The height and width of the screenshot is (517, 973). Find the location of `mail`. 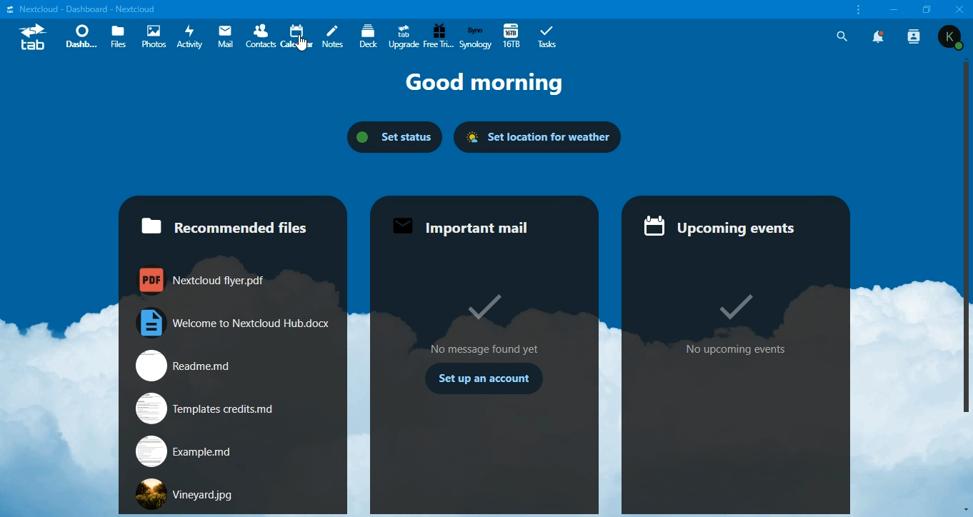

mail is located at coordinates (227, 36).